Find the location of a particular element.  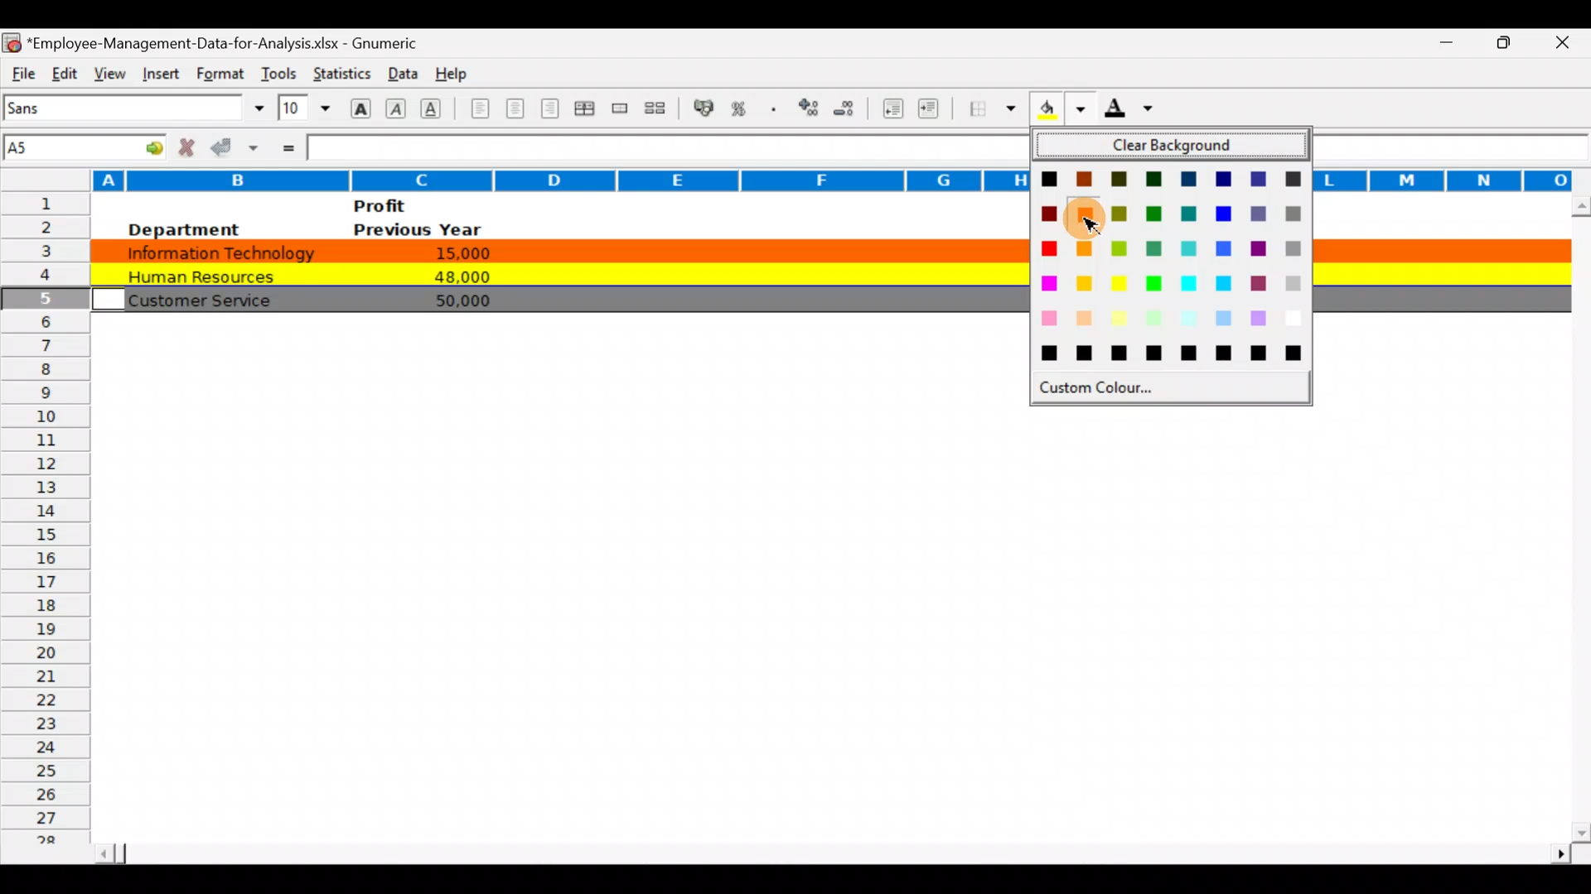

Format selection as percentage is located at coordinates (744, 108).